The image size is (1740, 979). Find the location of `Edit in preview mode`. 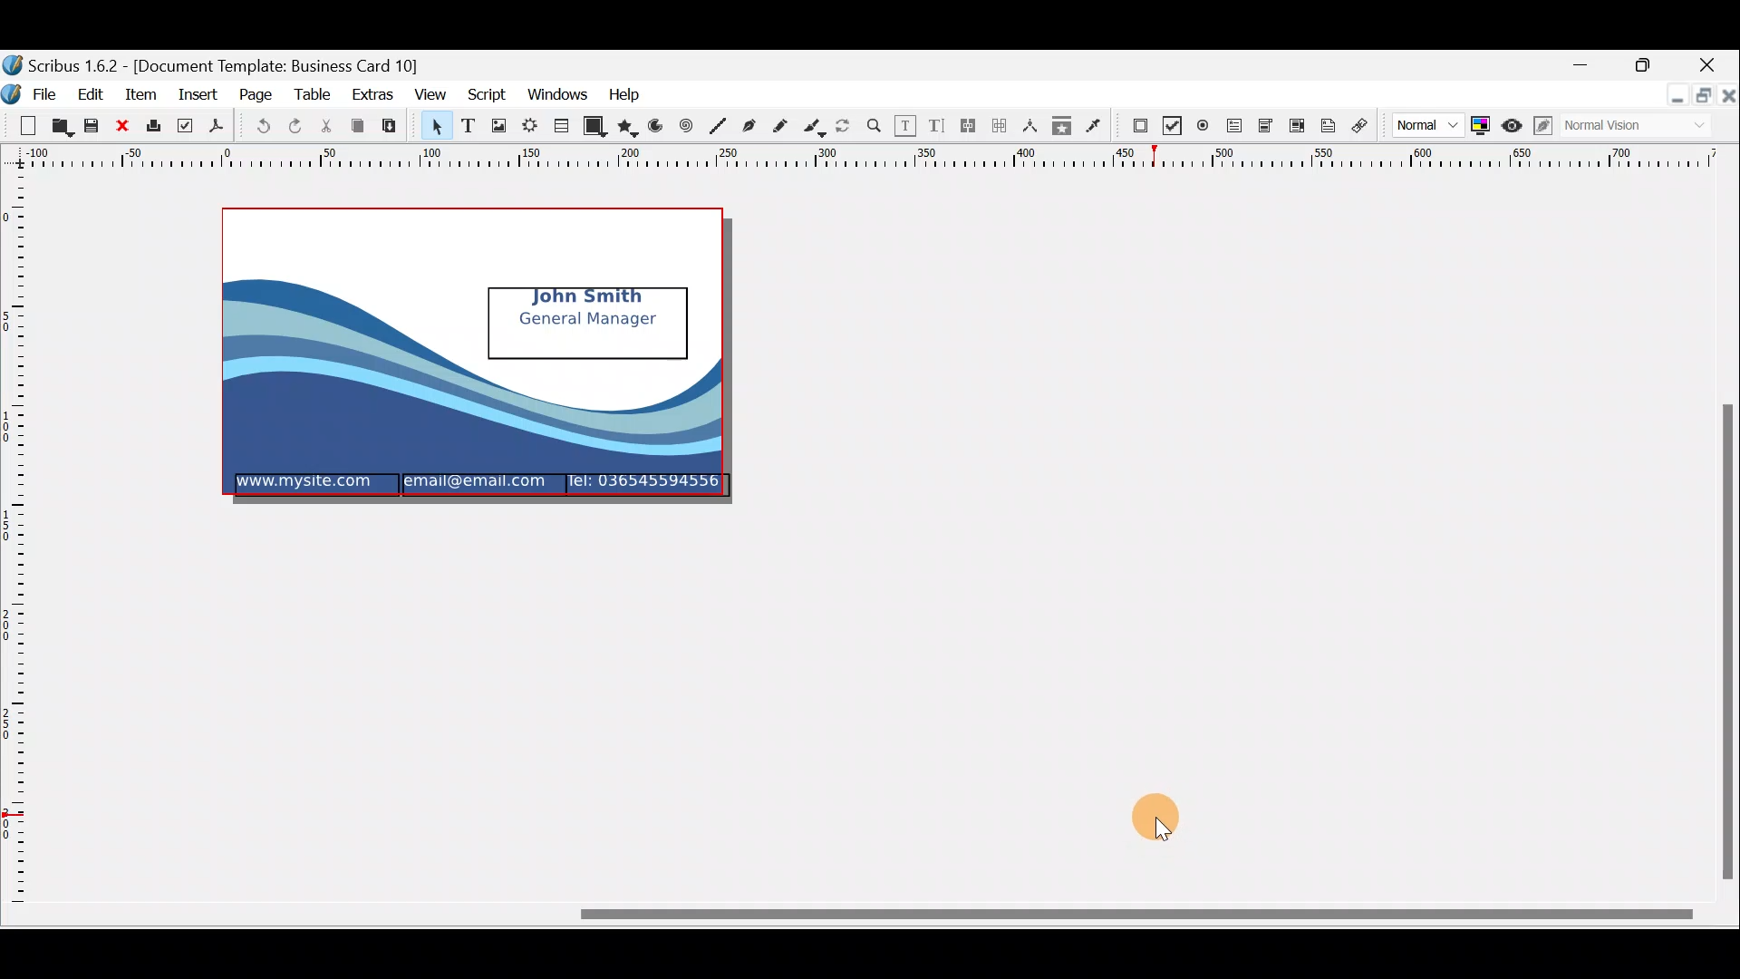

Edit in preview mode is located at coordinates (1541, 128).